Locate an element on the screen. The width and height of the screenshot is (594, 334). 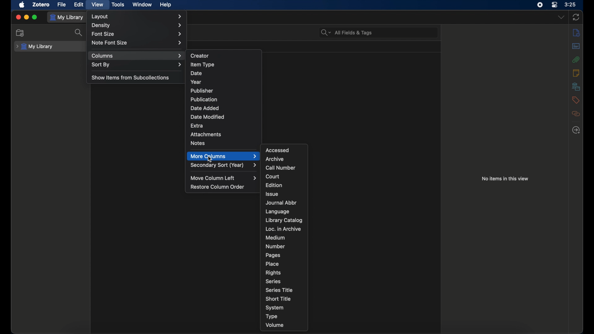
window is located at coordinates (141, 4).